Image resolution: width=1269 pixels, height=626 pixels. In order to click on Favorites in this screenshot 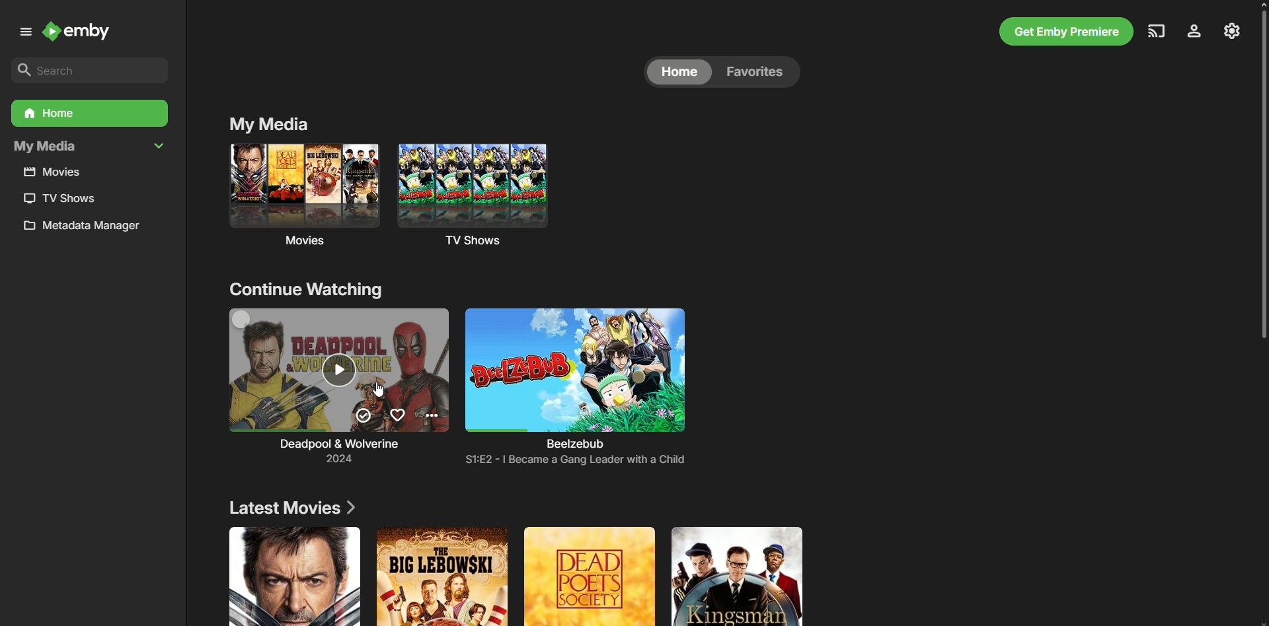, I will do `click(759, 72)`.